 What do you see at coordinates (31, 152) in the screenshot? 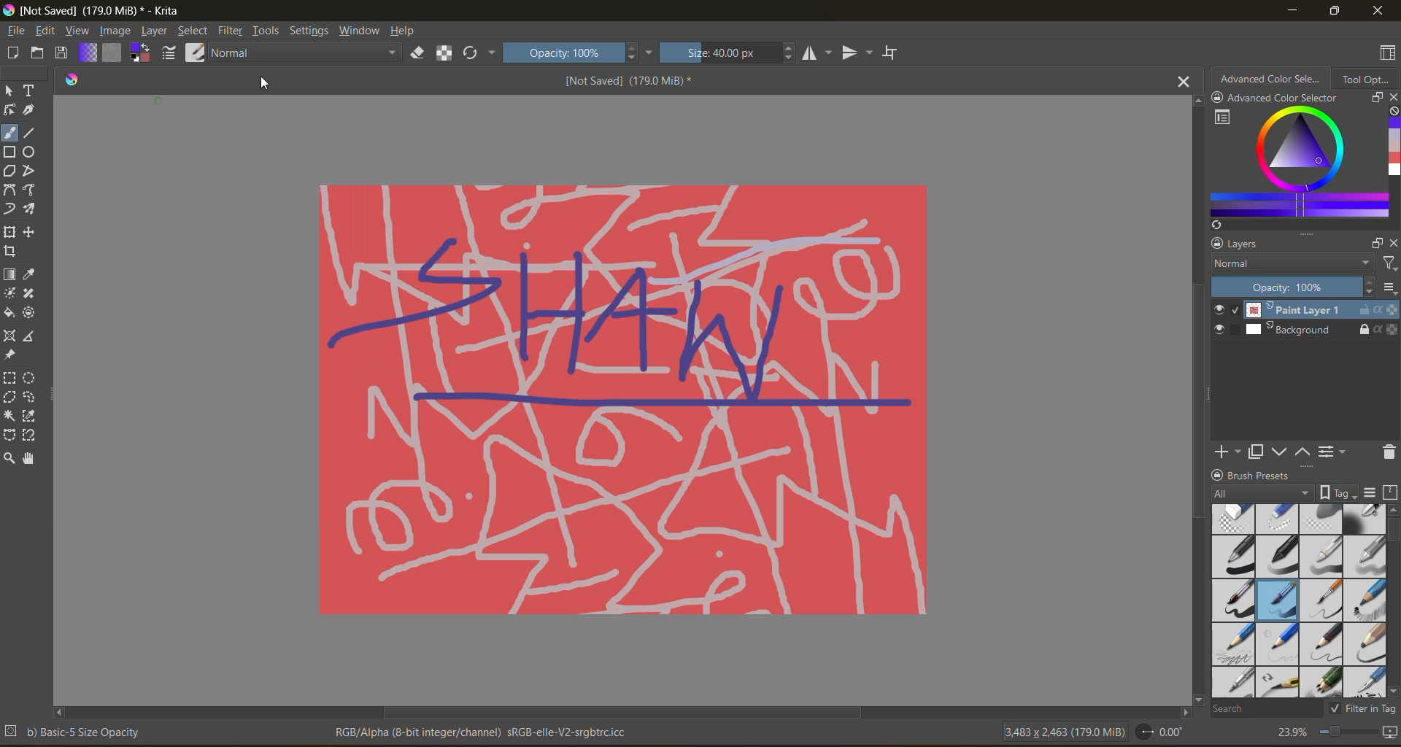
I see `ellipse tool` at bounding box center [31, 152].